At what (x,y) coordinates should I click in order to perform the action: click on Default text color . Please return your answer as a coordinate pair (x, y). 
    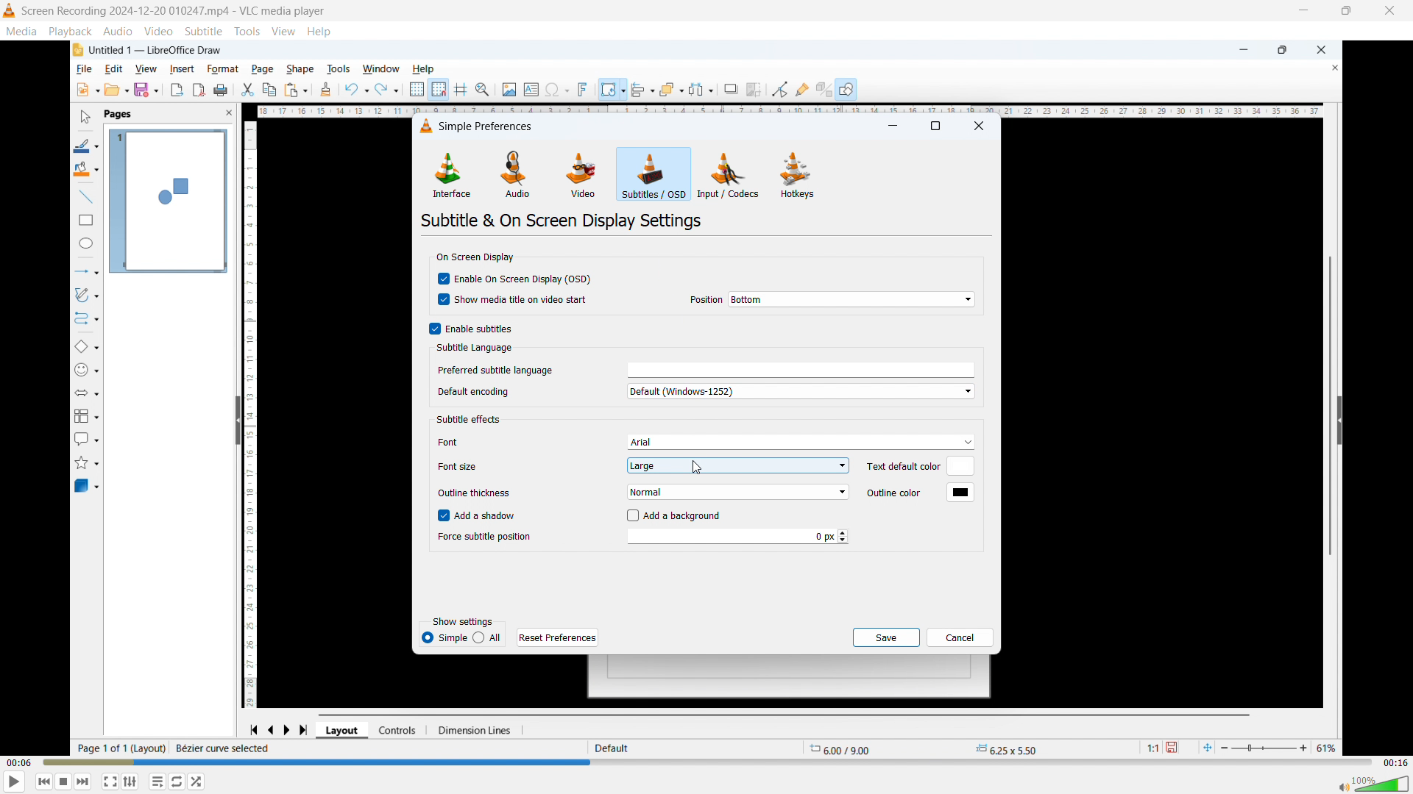
    Looking at the image, I should click on (960, 466).